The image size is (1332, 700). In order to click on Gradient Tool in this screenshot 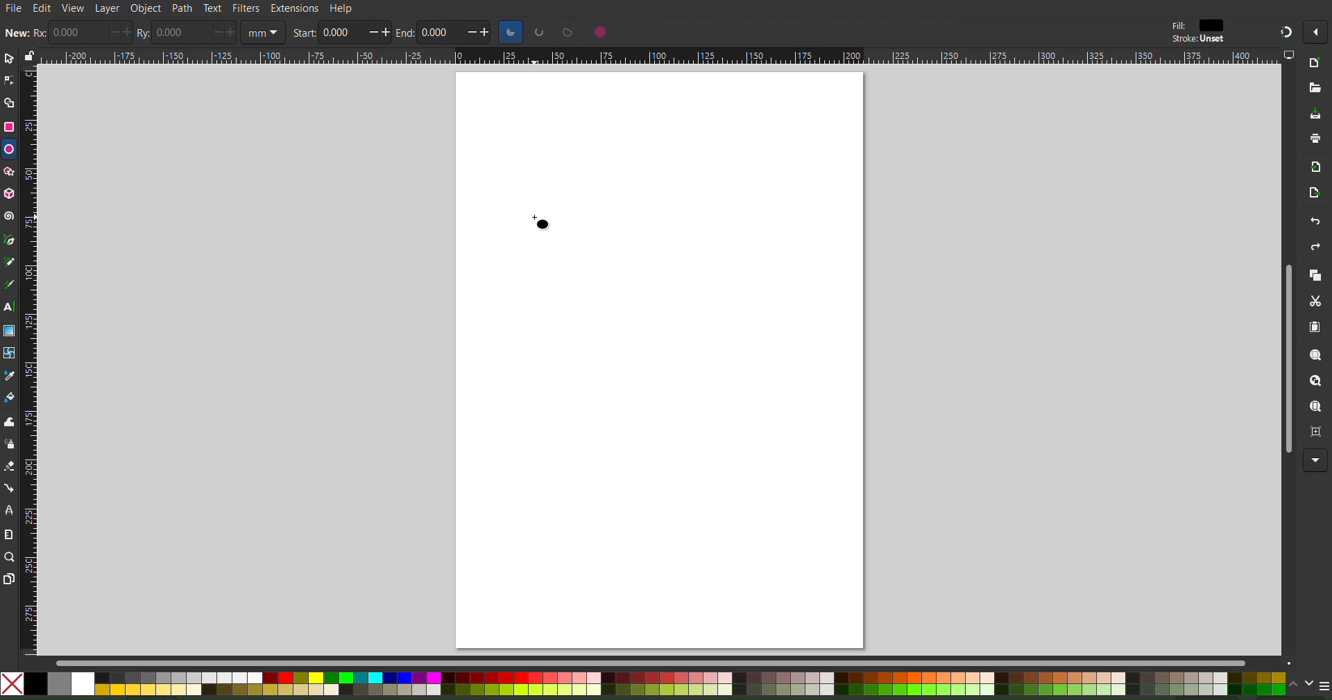, I will do `click(9, 331)`.